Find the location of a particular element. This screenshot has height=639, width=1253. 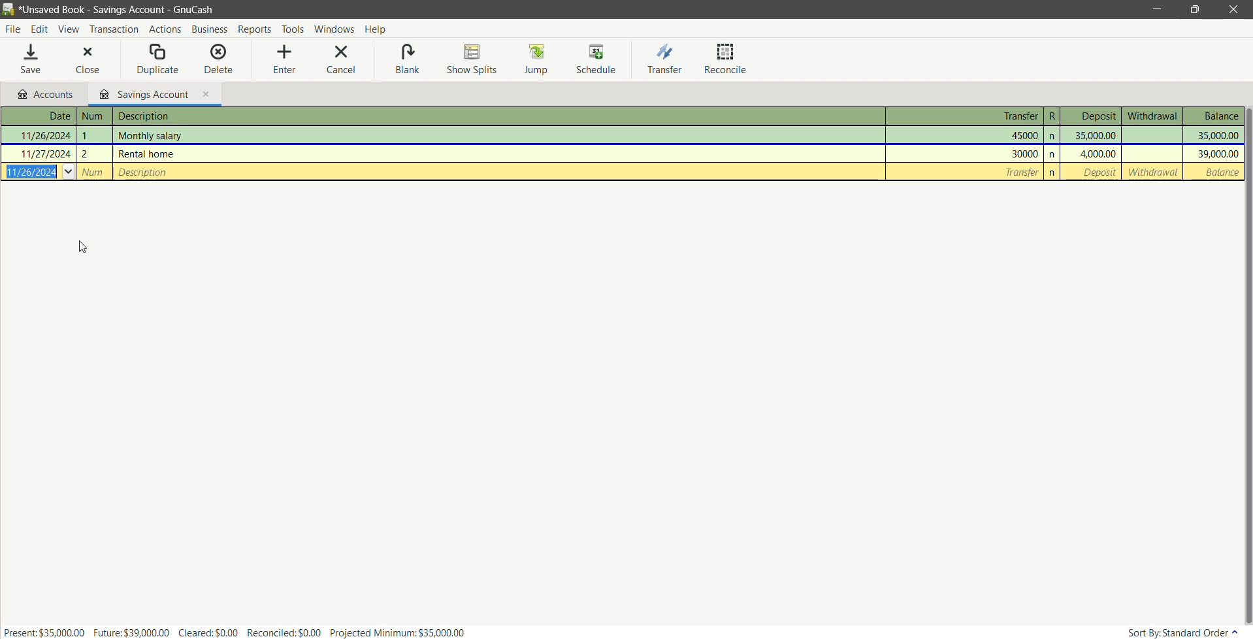

Date is located at coordinates (39, 116).